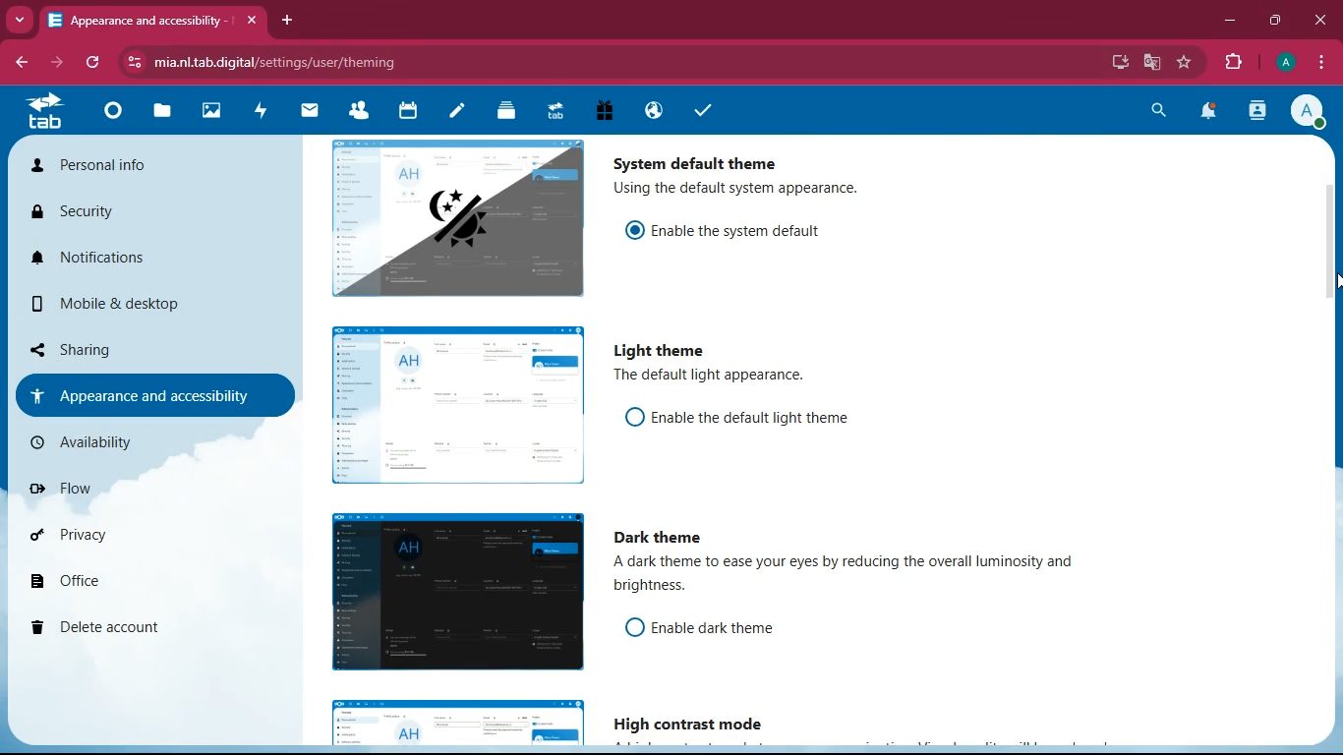 The height and width of the screenshot is (755, 1343). I want to click on on, so click(636, 229).